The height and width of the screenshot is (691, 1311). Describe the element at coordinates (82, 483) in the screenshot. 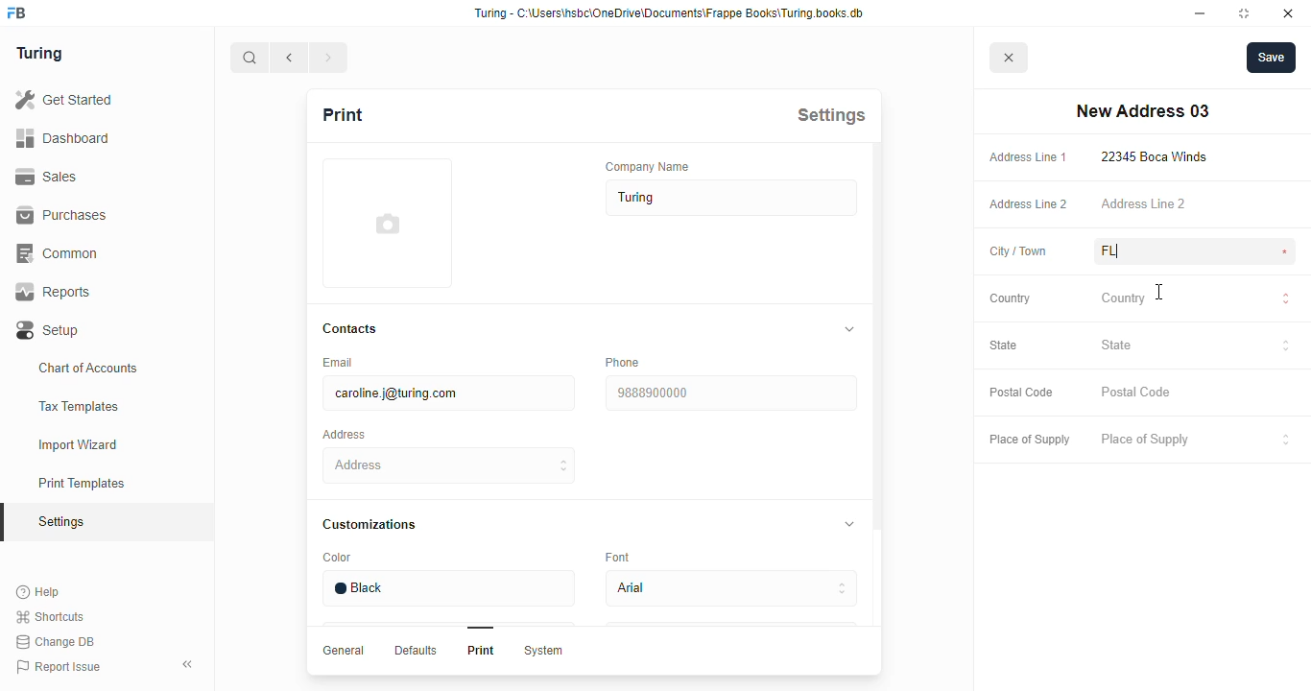

I see `print templates` at that location.